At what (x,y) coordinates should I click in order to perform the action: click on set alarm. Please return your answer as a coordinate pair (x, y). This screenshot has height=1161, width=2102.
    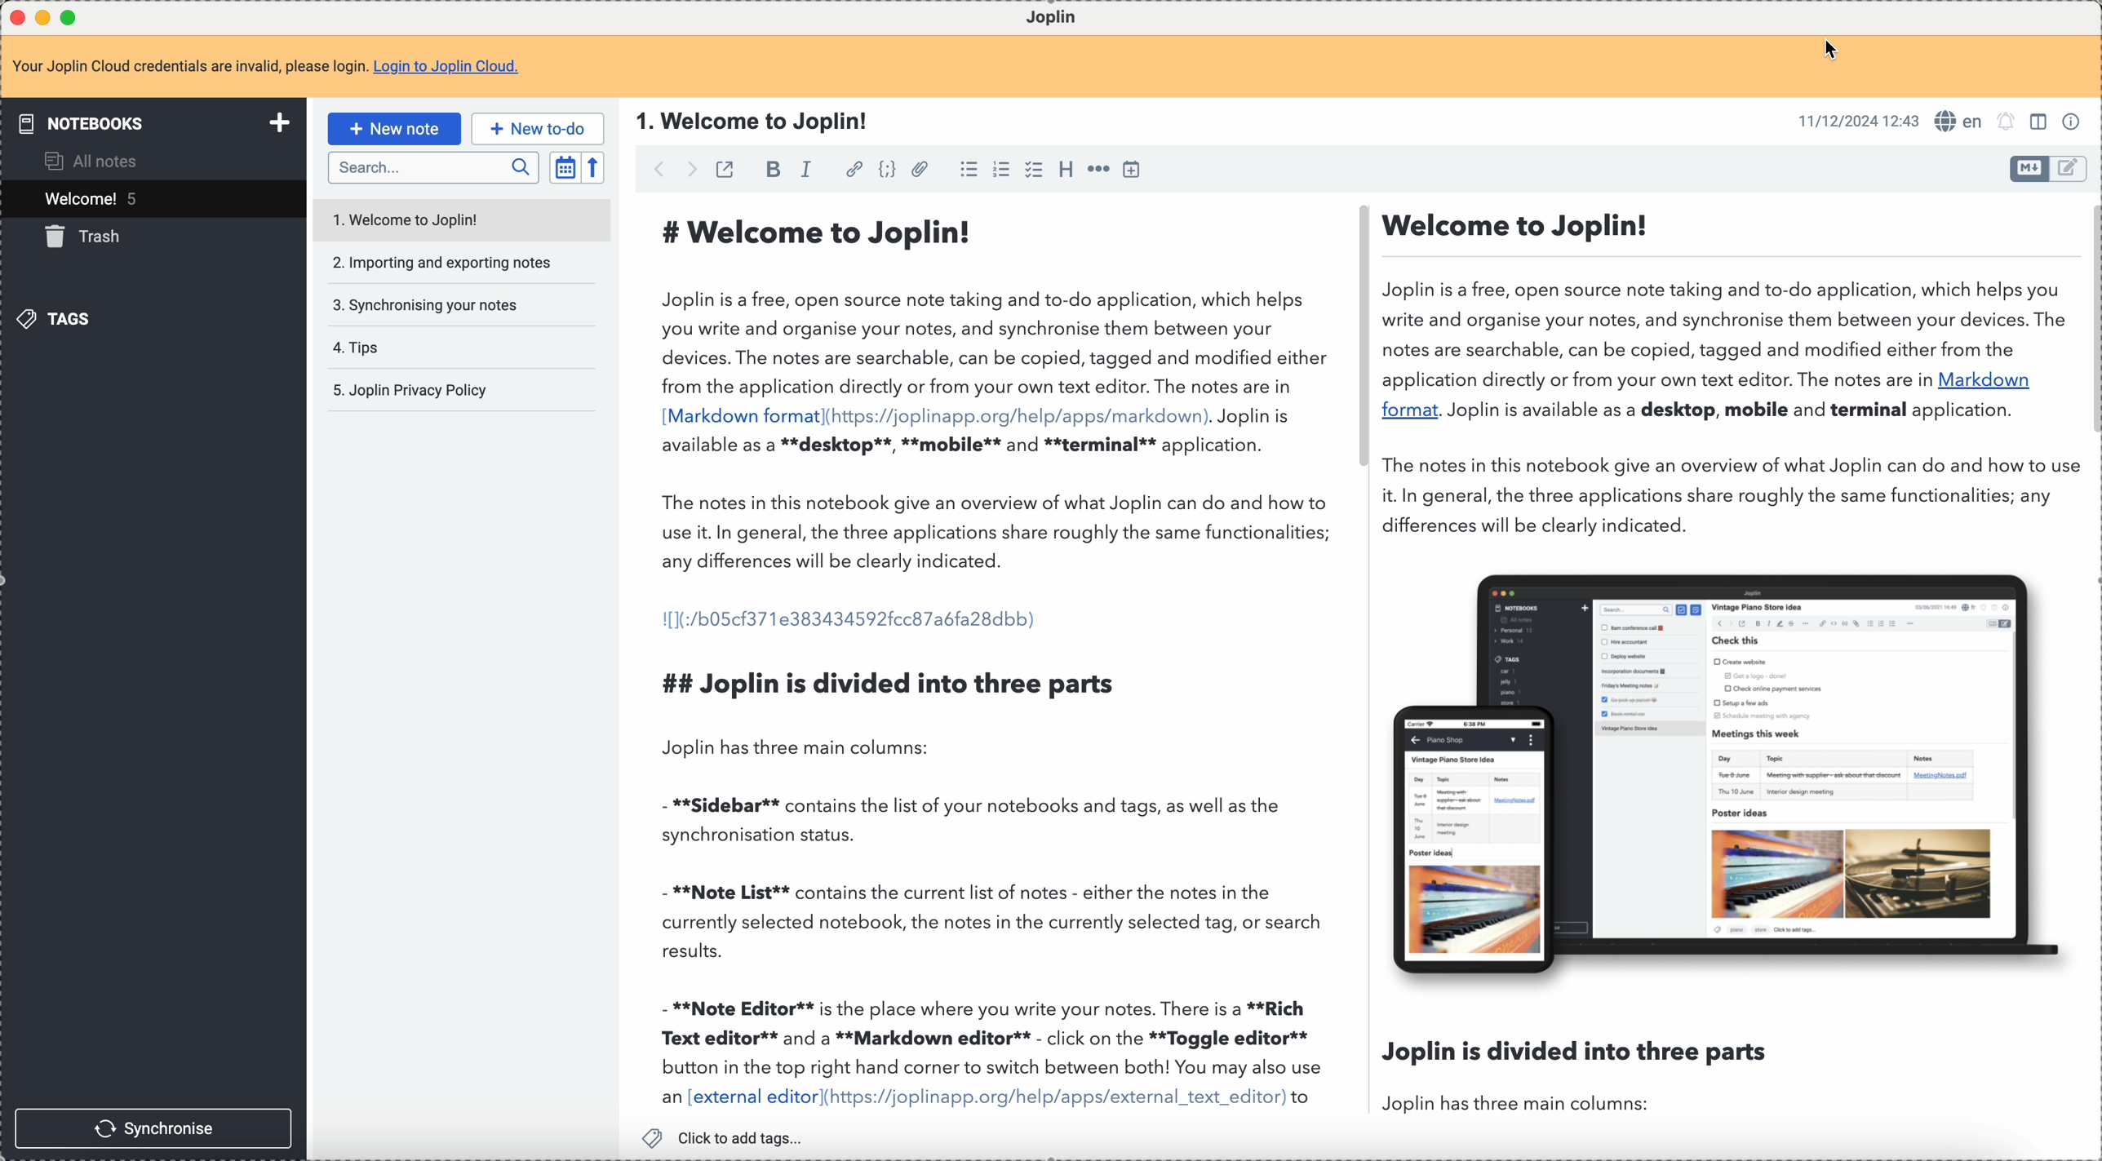
    Looking at the image, I should click on (2003, 122).